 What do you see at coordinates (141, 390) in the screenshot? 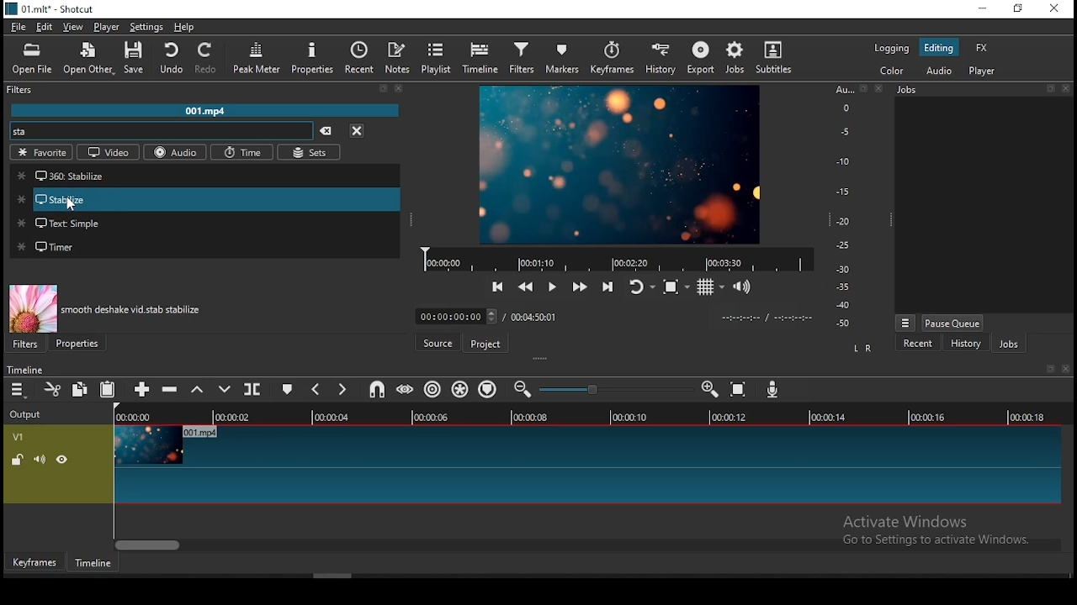
I see `append` at bounding box center [141, 390].